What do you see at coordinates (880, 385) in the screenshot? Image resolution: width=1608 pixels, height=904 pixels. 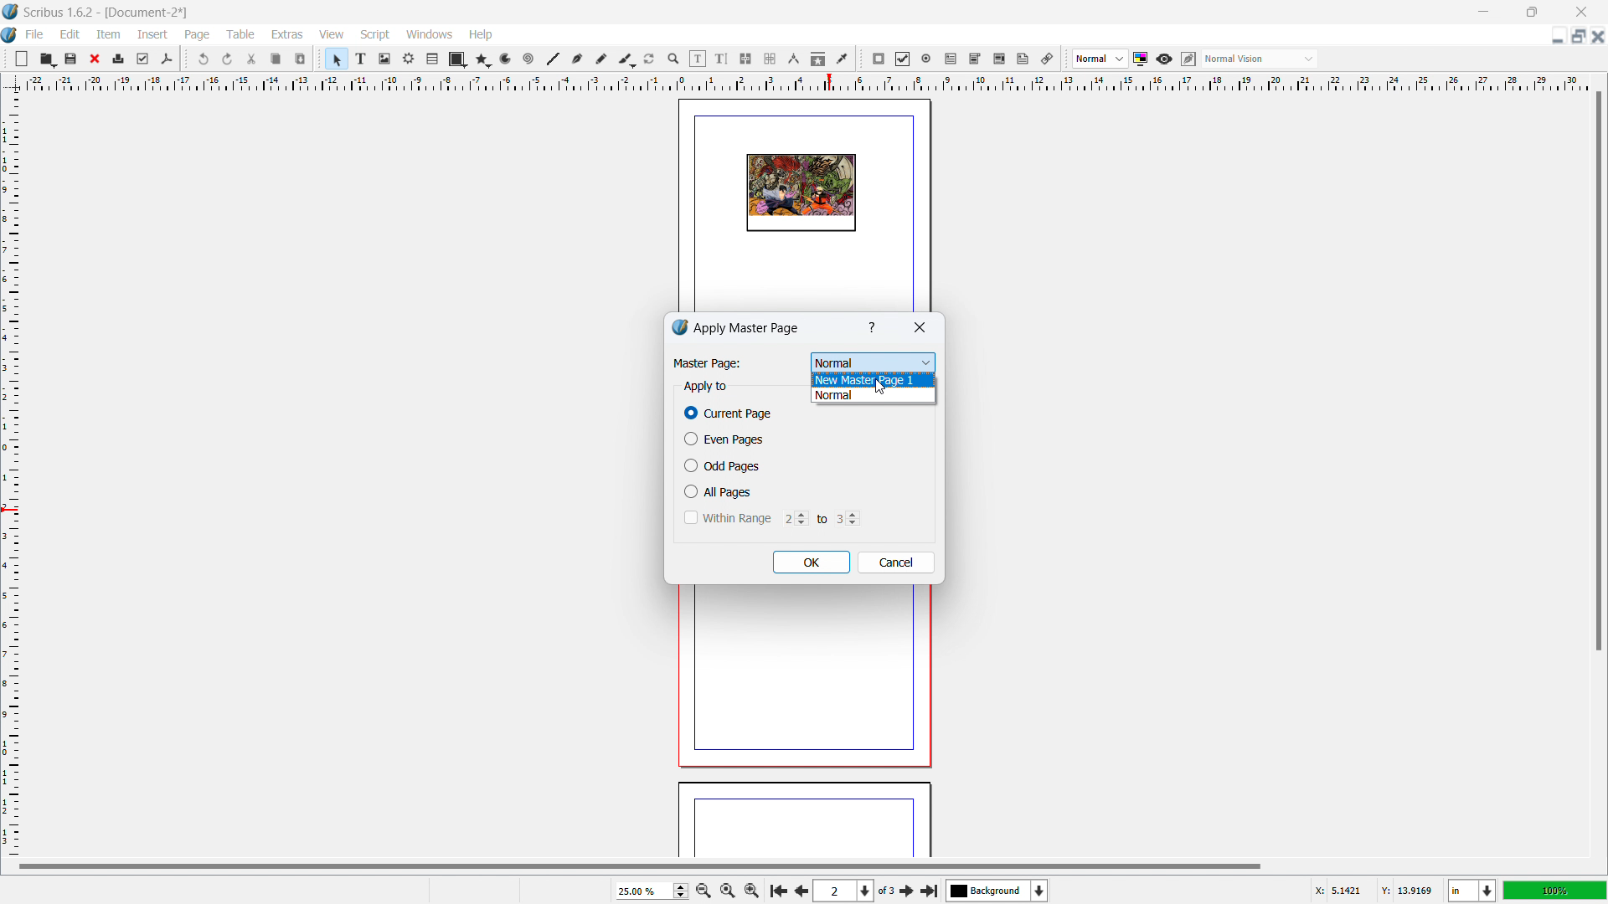 I see `cursor` at bounding box center [880, 385].